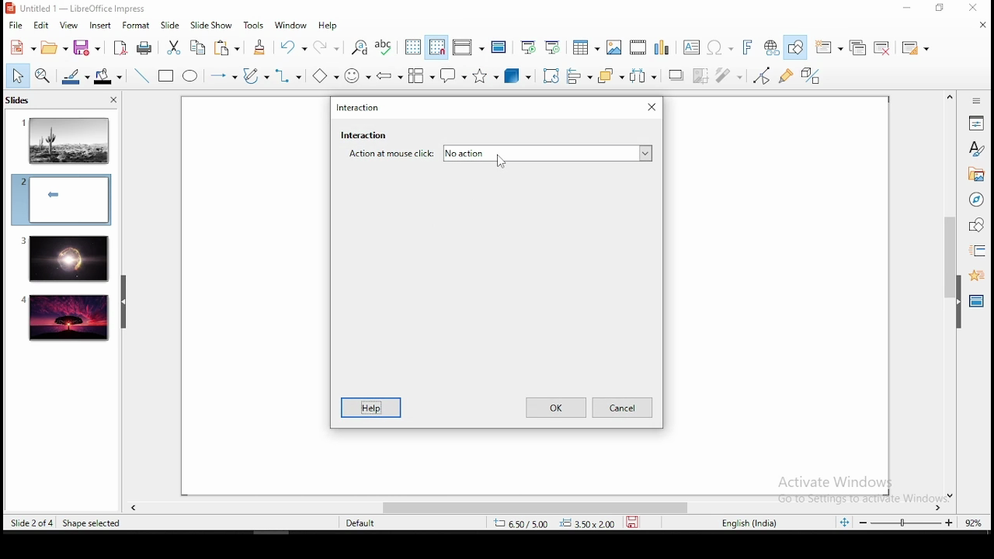  What do you see at coordinates (360, 46) in the screenshot?
I see `find and replace` at bounding box center [360, 46].